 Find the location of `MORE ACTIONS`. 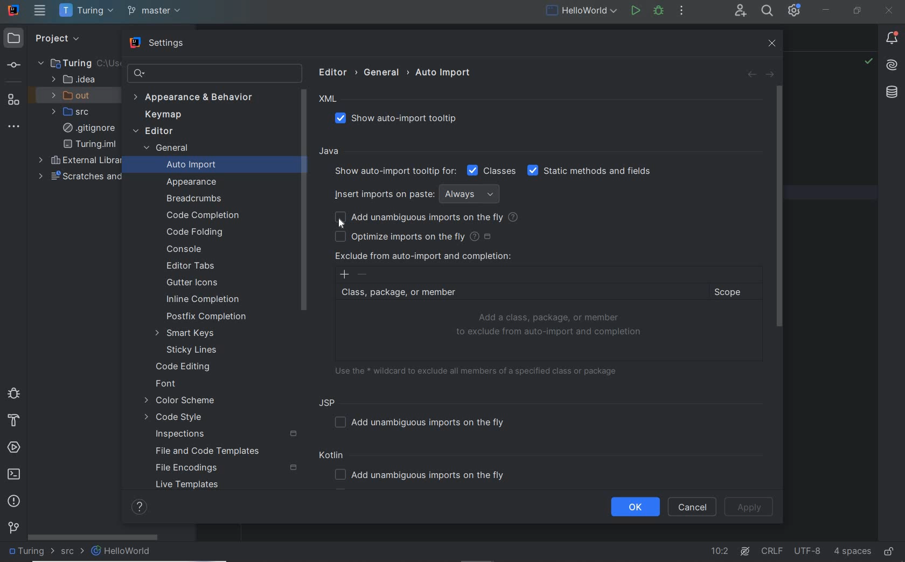

MORE ACTIONS is located at coordinates (681, 10).